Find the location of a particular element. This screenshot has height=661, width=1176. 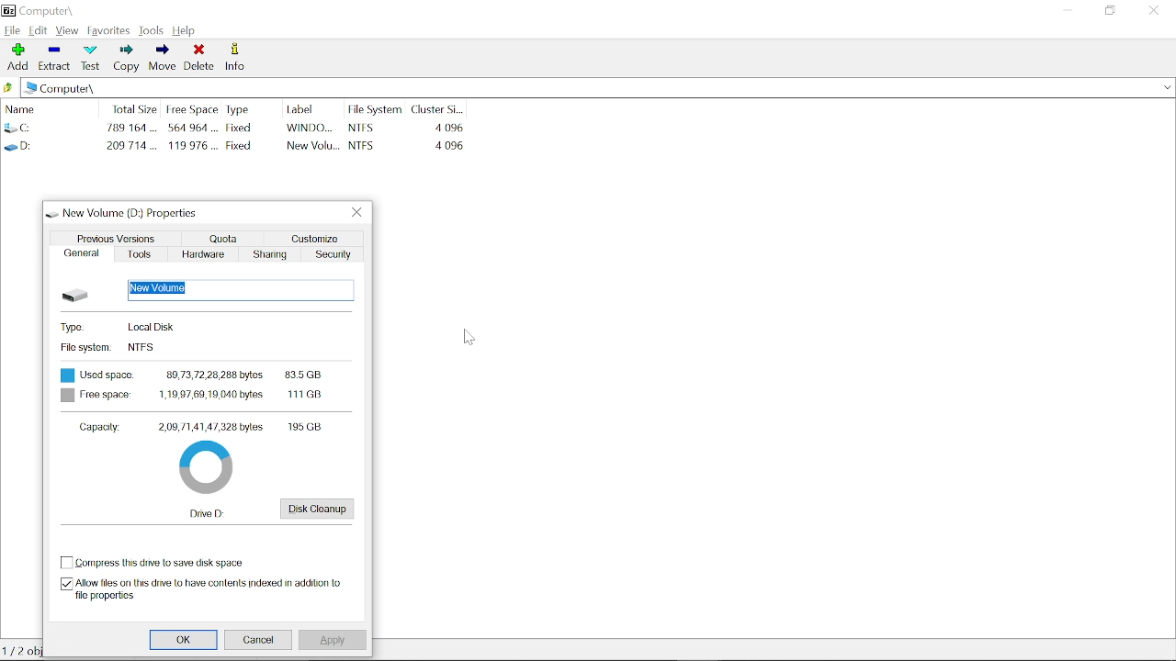

compress this drive to save disk space is located at coordinates (163, 562).